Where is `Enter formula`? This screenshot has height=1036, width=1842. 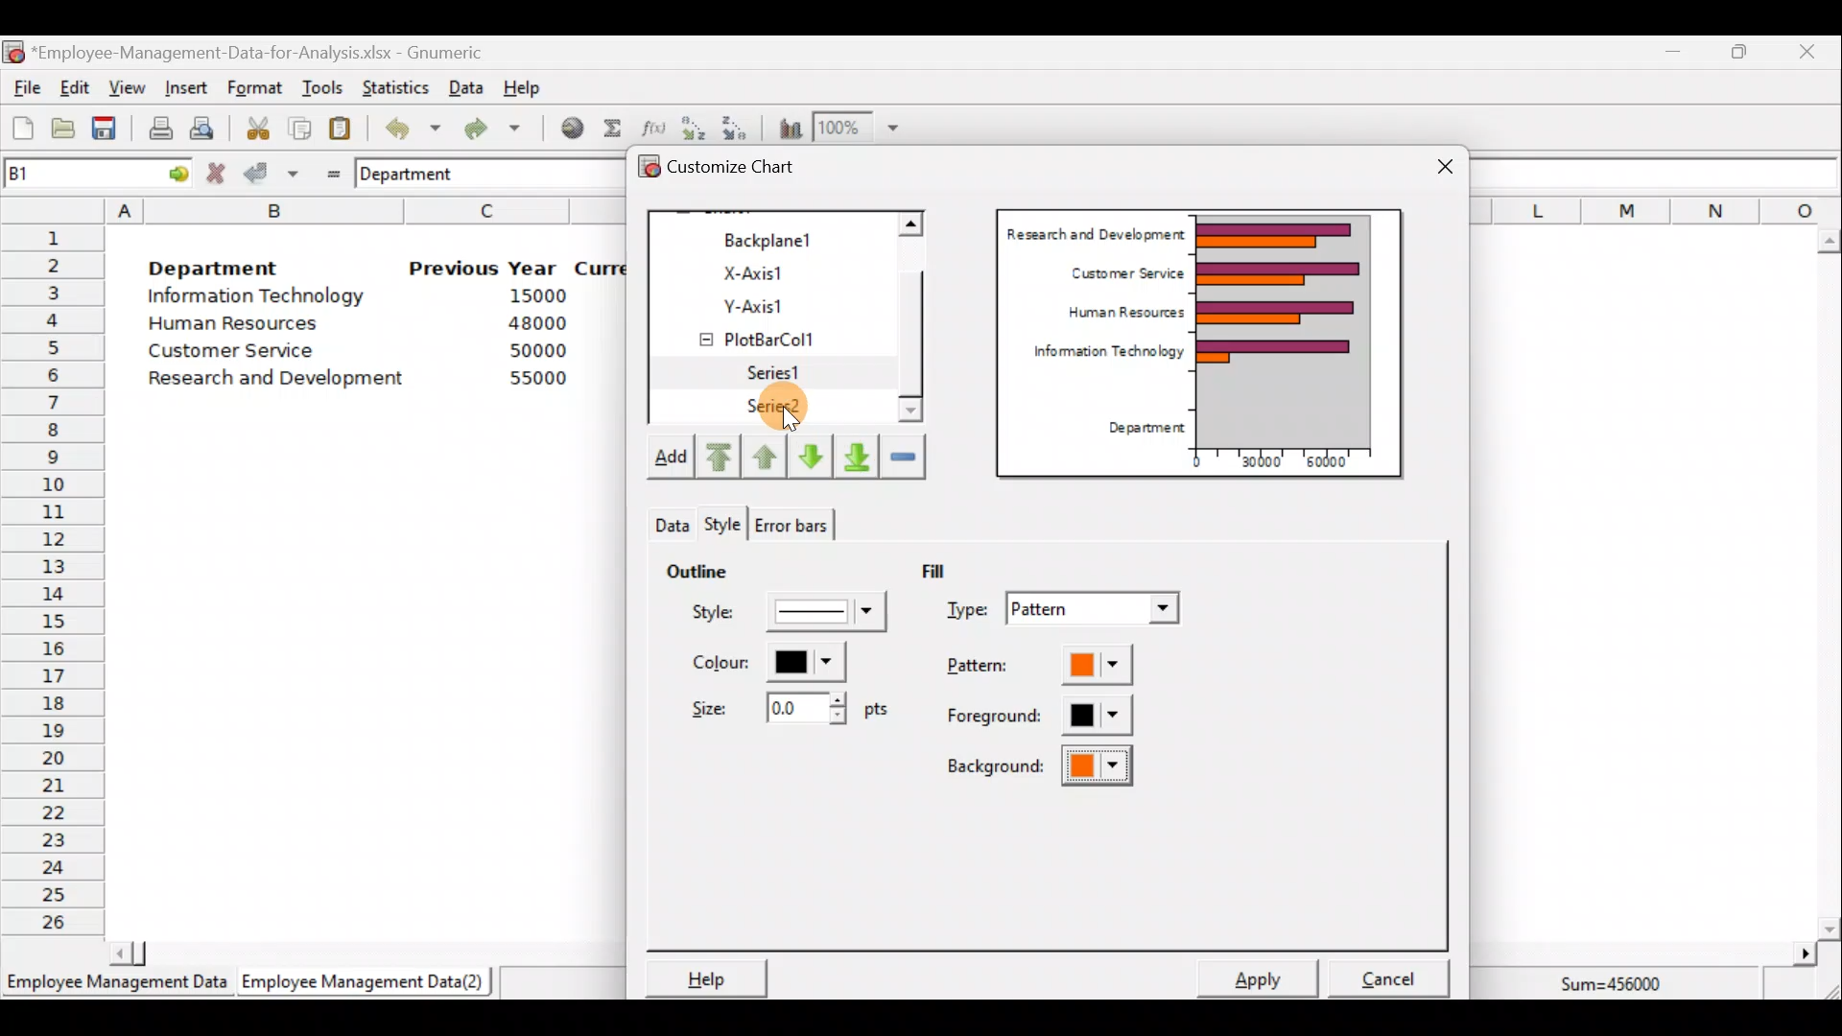 Enter formula is located at coordinates (328, 170).